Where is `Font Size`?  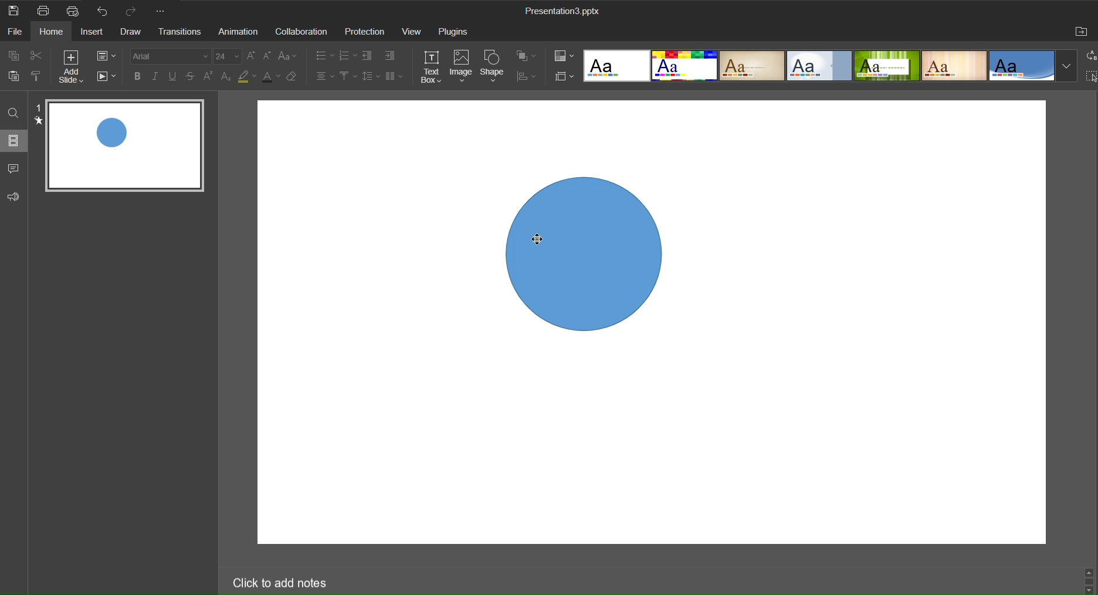
Font Size is located at coordinates (228, 58).